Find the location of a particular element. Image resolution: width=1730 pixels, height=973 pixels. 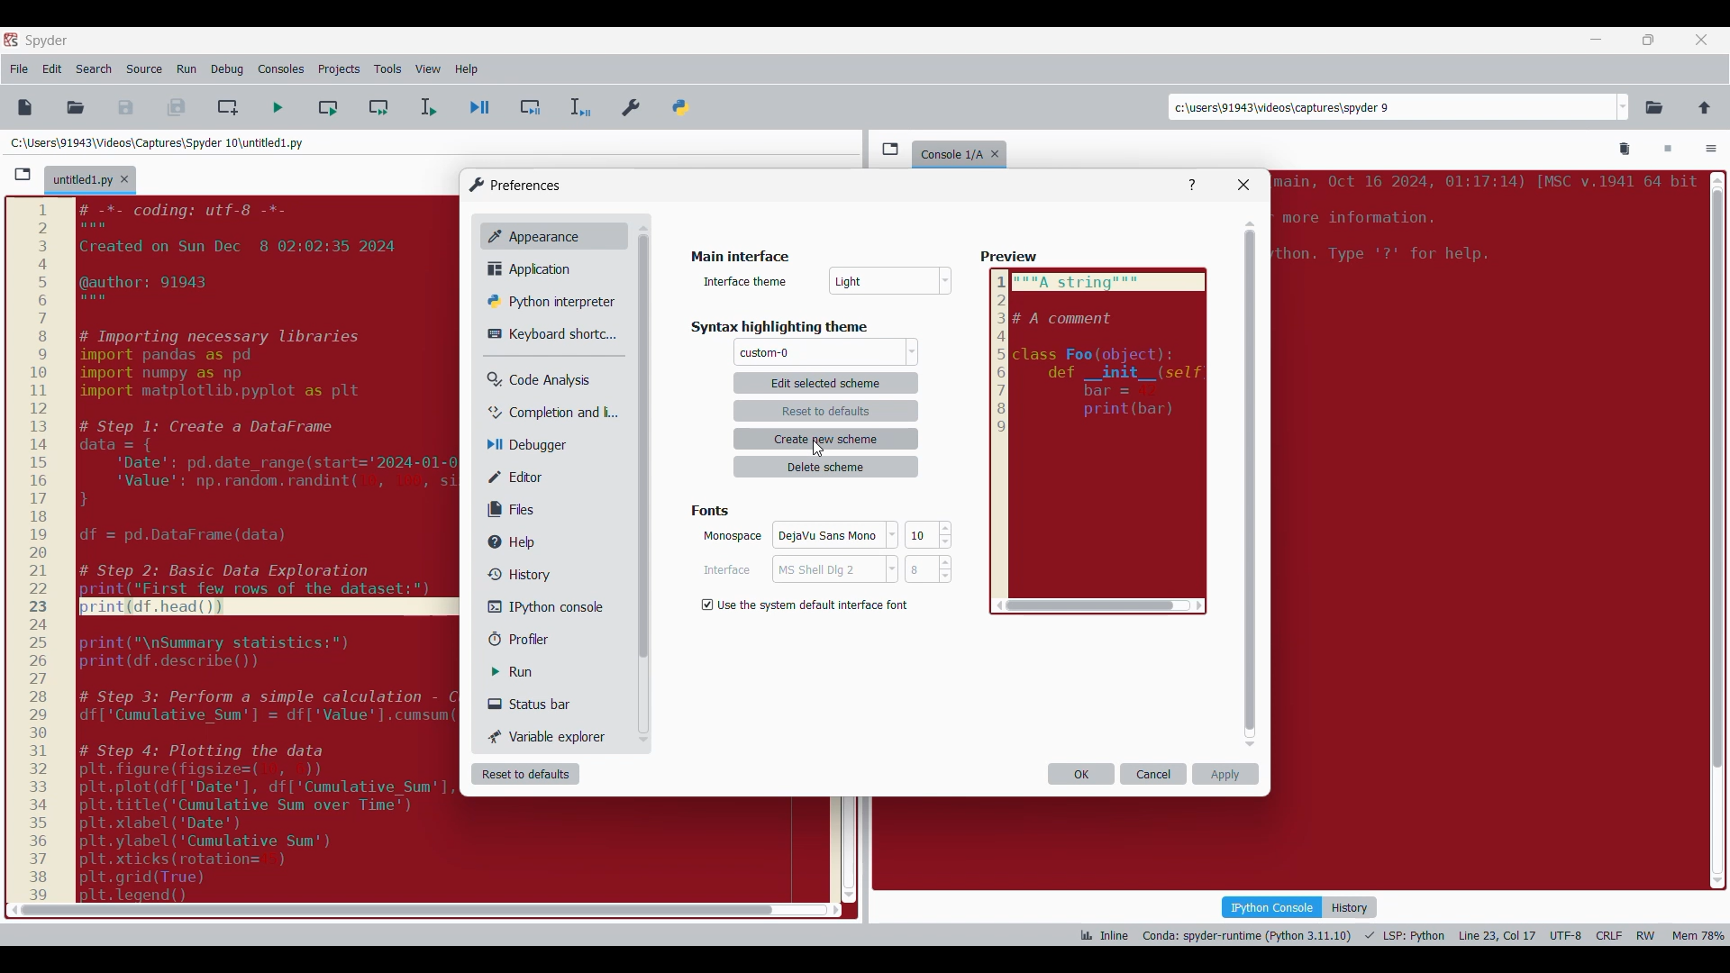

Status bar is located at coordinates (555, 704).